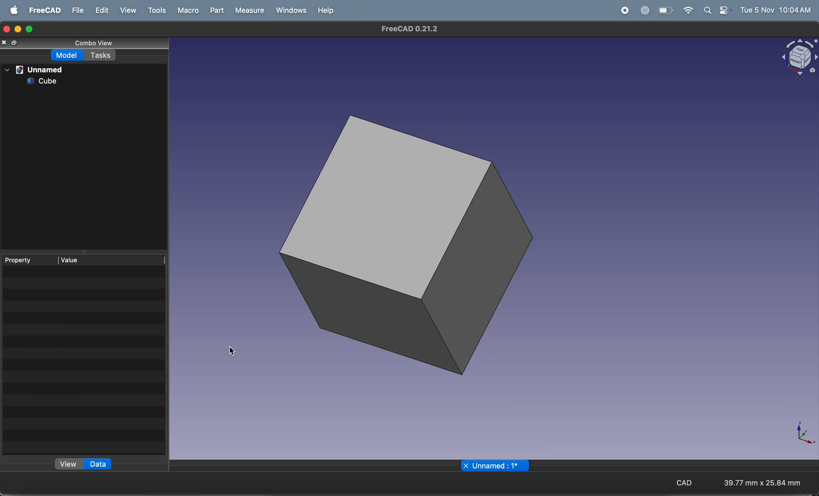  Describe the element at coordinates (778, 10) in the screenshot. I see `time and date` at that location.